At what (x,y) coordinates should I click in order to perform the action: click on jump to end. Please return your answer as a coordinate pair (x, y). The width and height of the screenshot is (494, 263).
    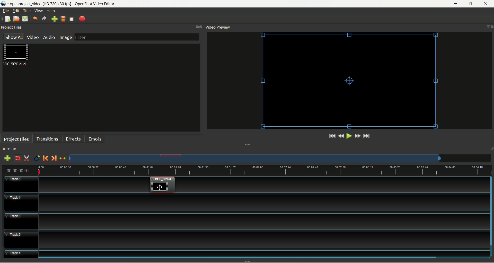
    Looking at the image, I should click on (367, 136).